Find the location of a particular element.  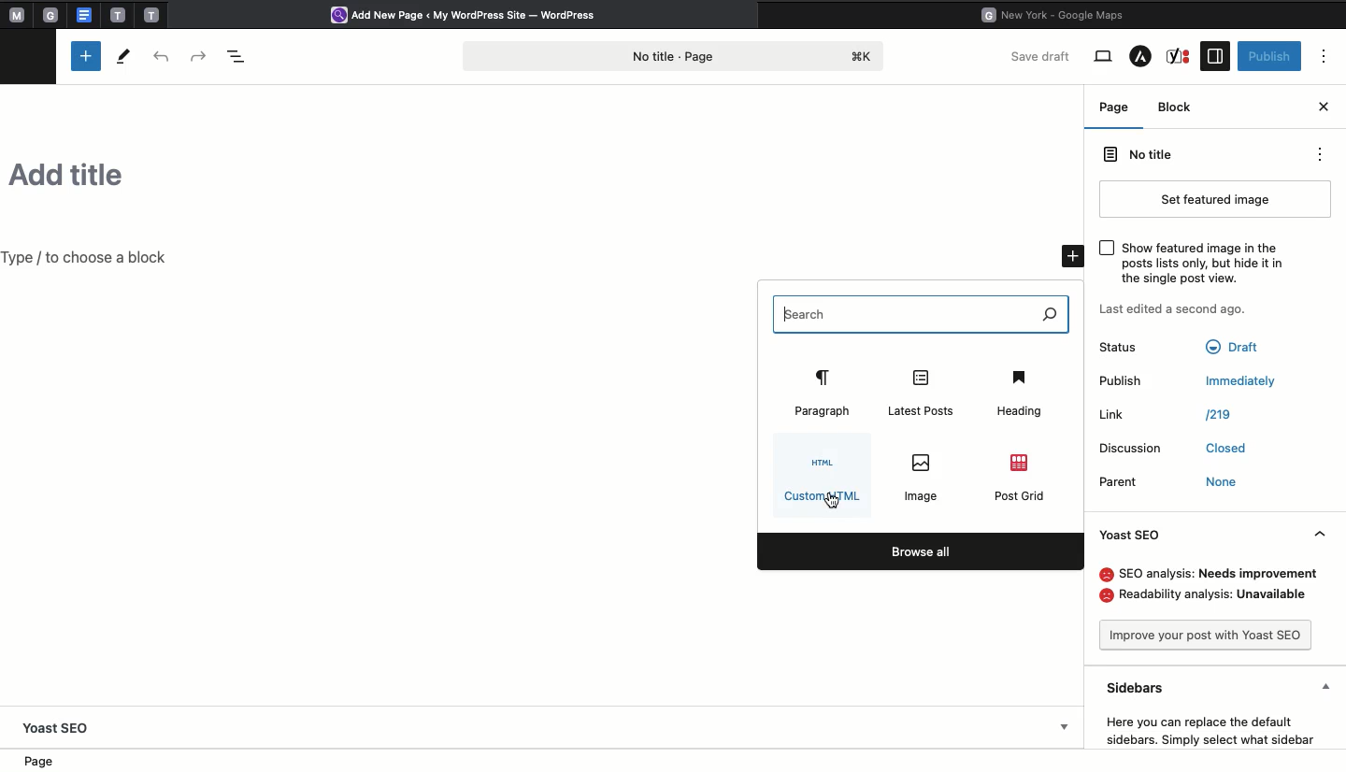

Astra is located at coordinates (1140, 58).